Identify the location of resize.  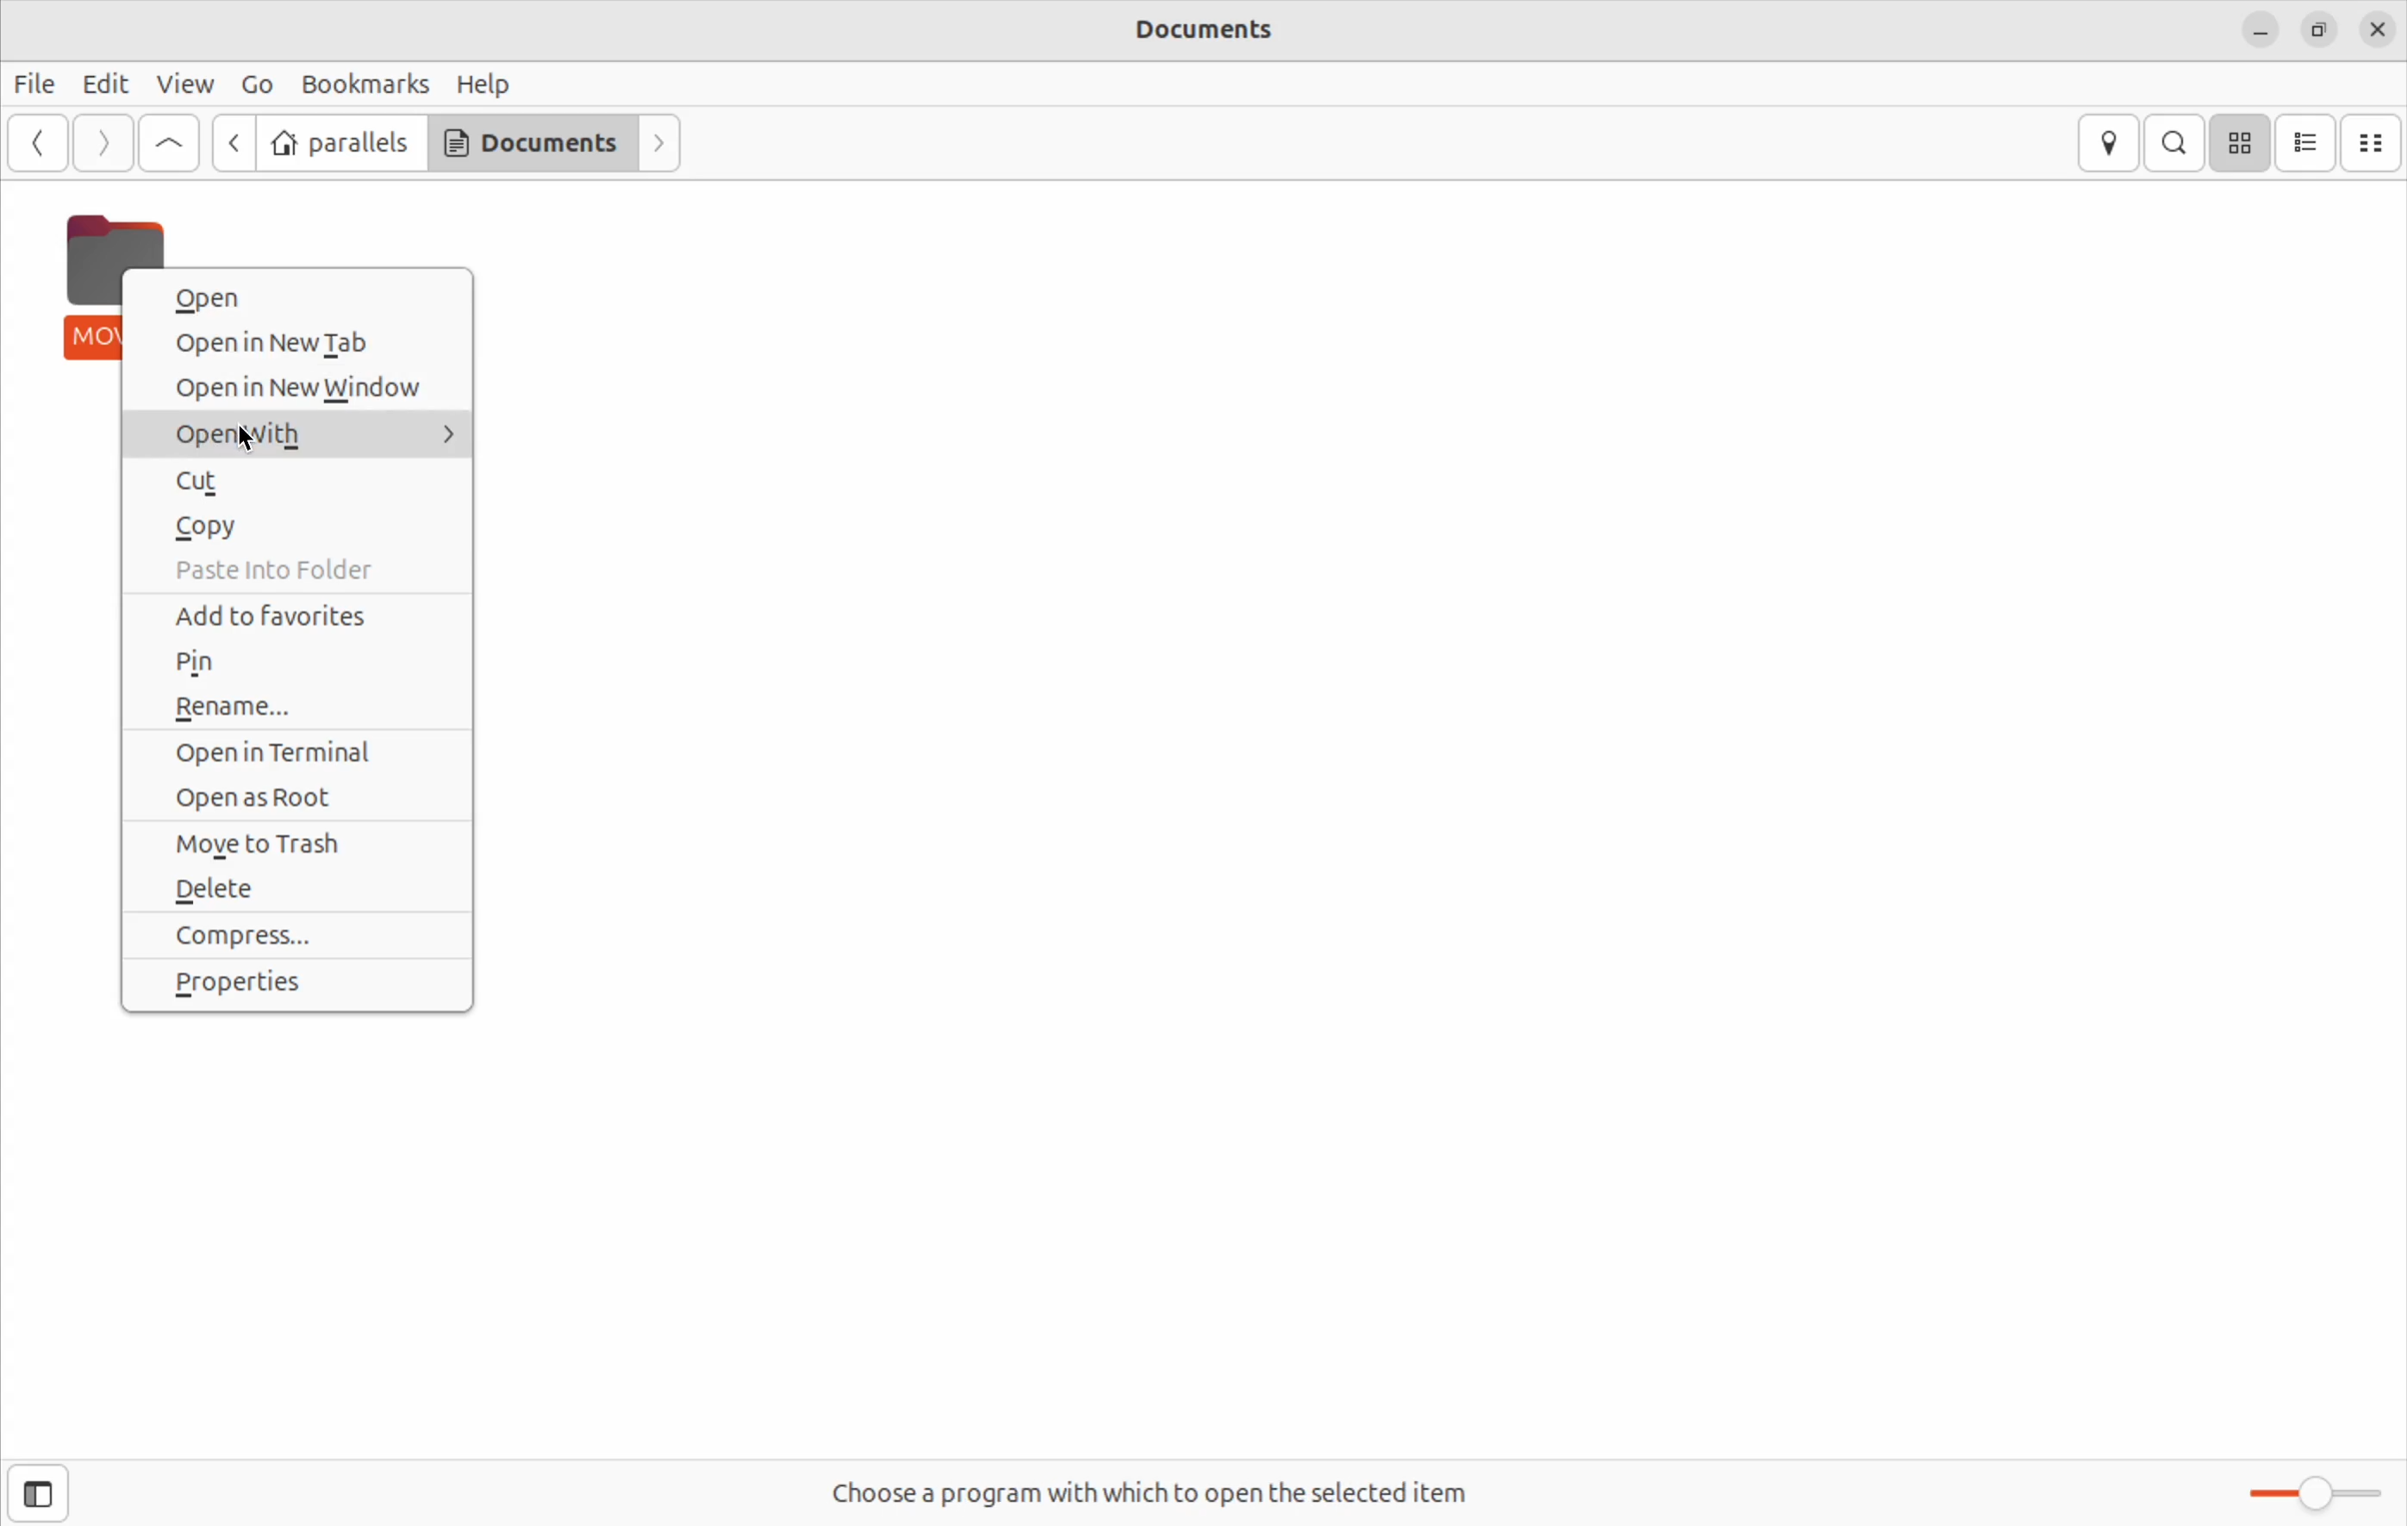
(2319, 28).